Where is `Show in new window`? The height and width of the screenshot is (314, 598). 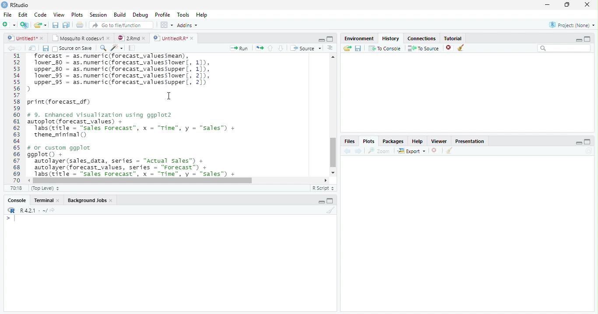 Show in new window is located at coordinates (32, 48).